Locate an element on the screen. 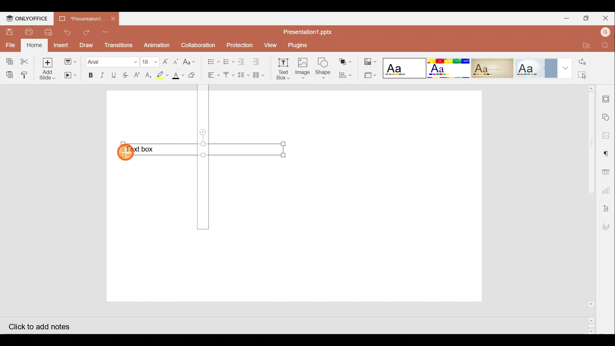 This screenshot has width=615, height=346. Text Art settings is located at coordinates (607, 208).